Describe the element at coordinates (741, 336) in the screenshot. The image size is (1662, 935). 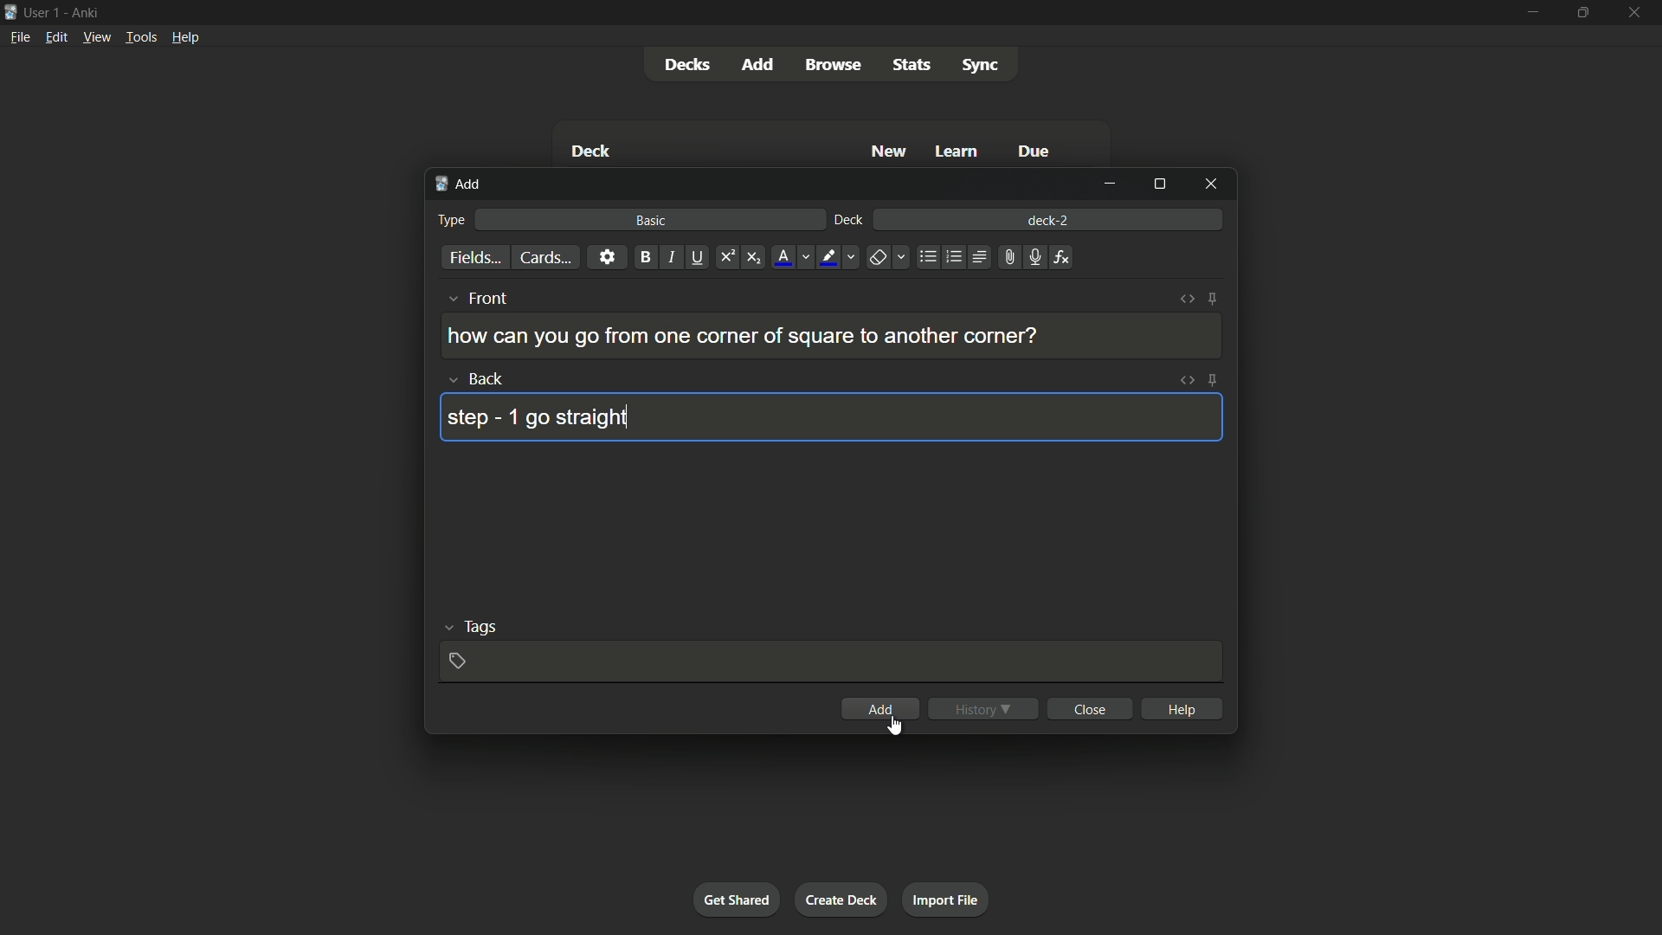
I see `how can you go from one corner of square to another corner?` at that location.